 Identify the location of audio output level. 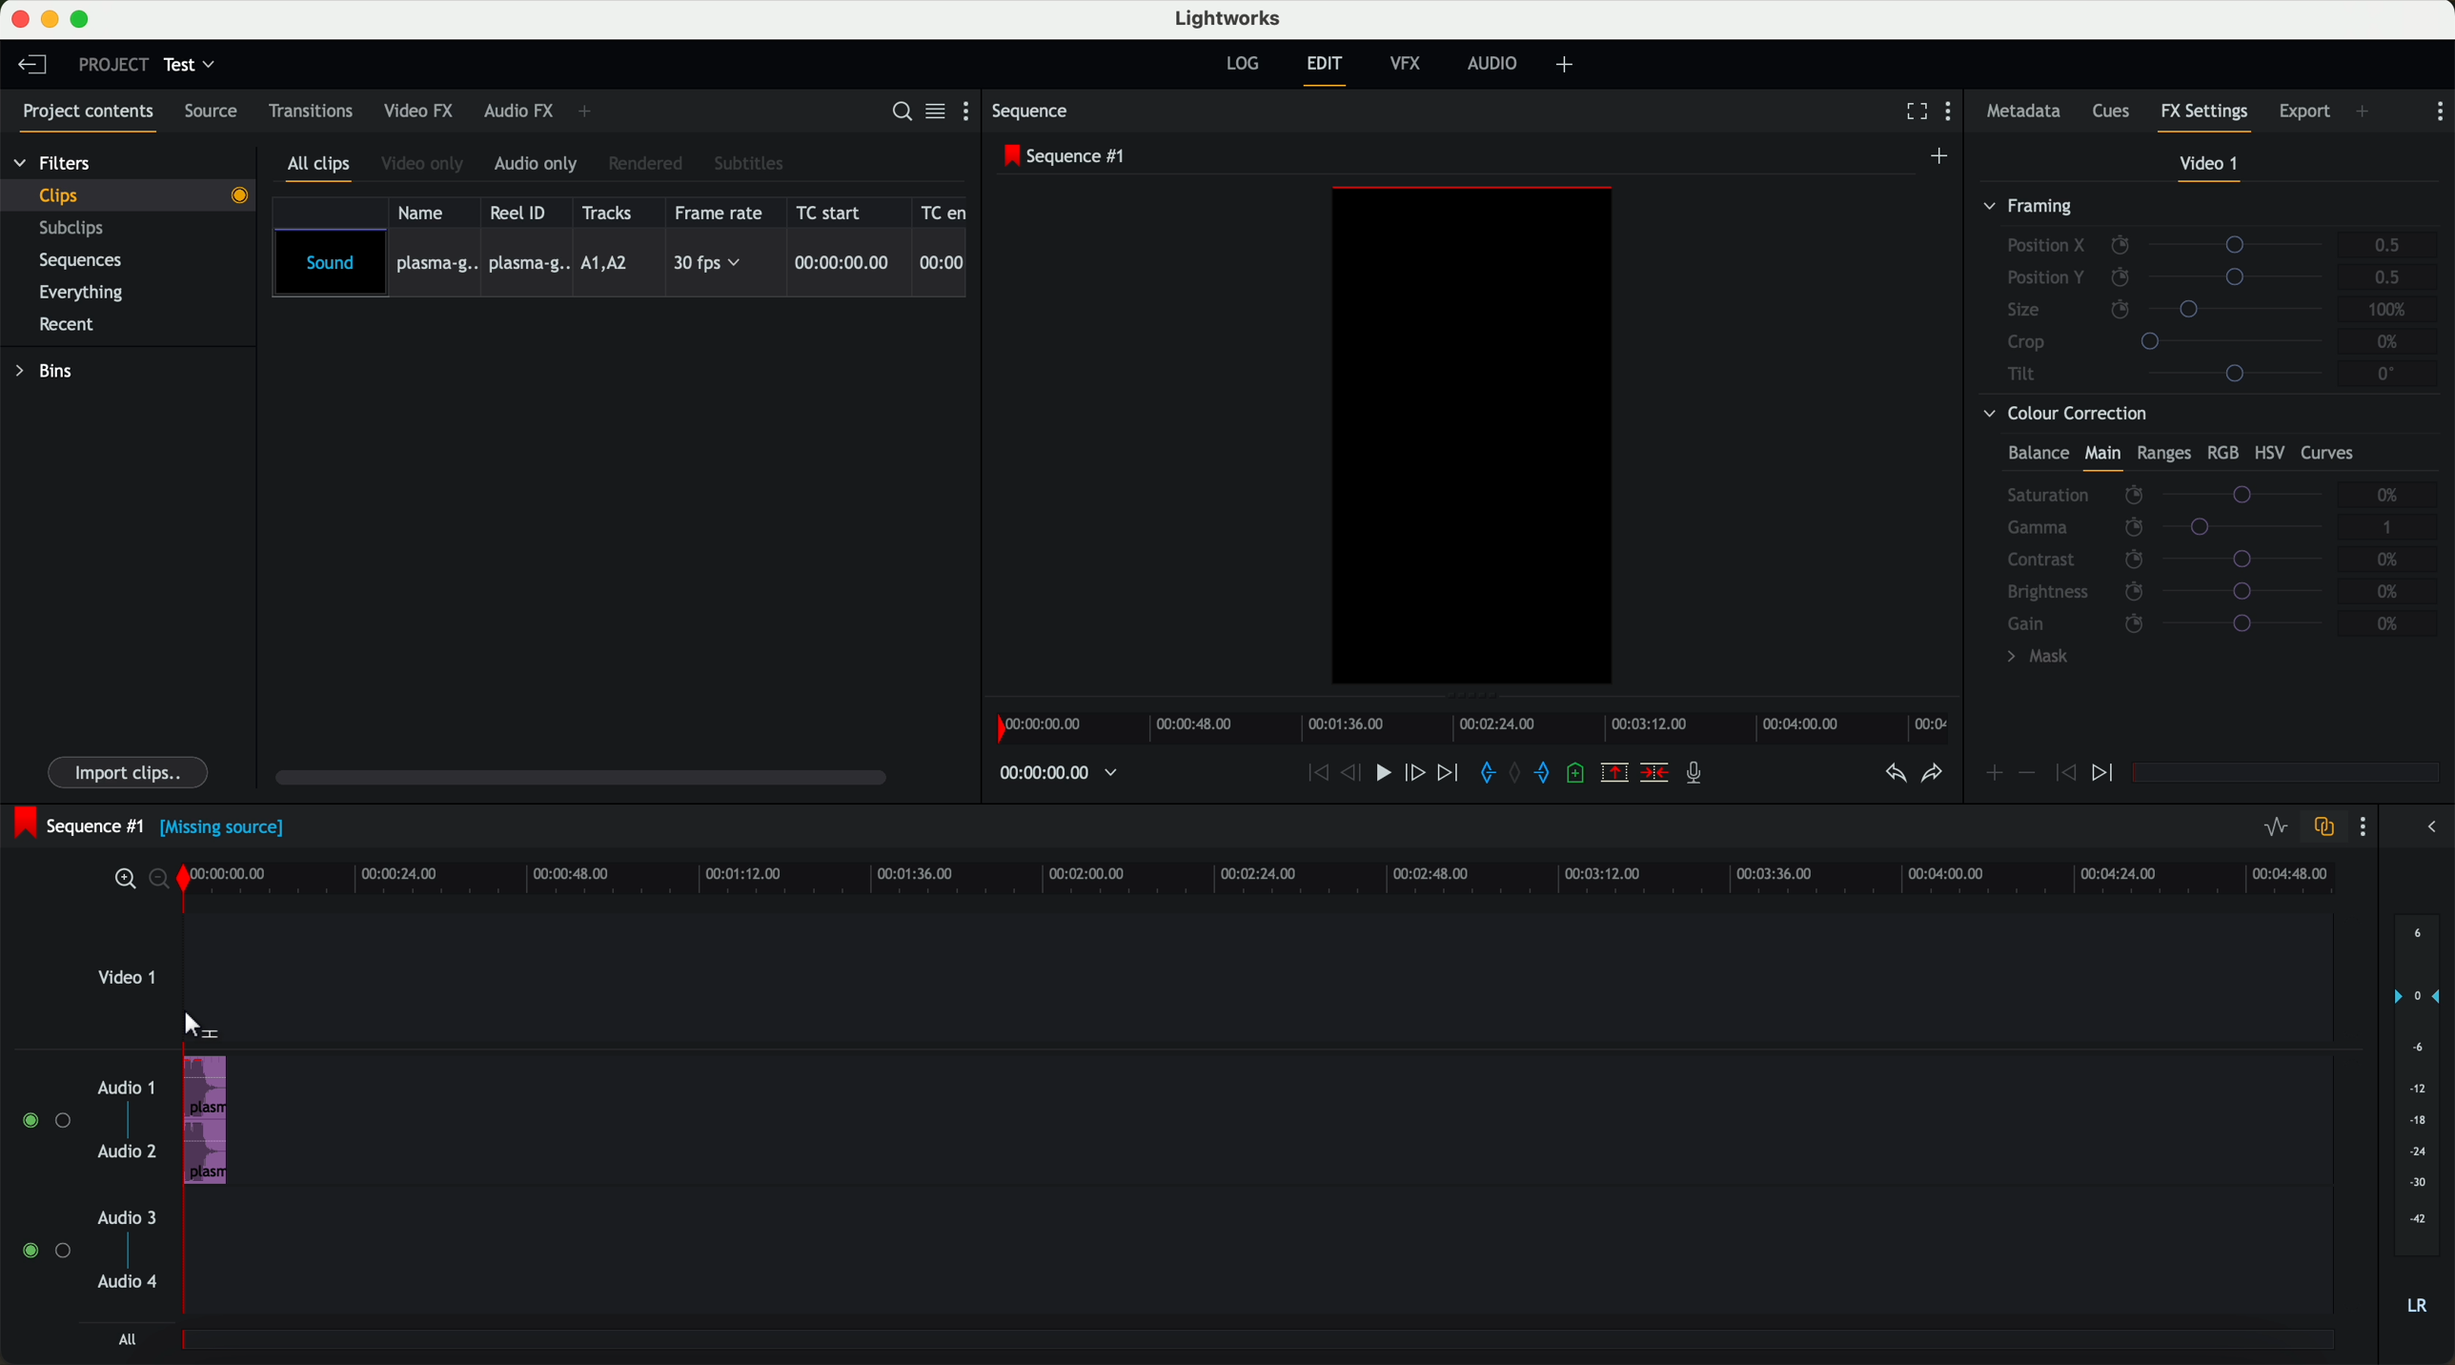
(2418, 1127).